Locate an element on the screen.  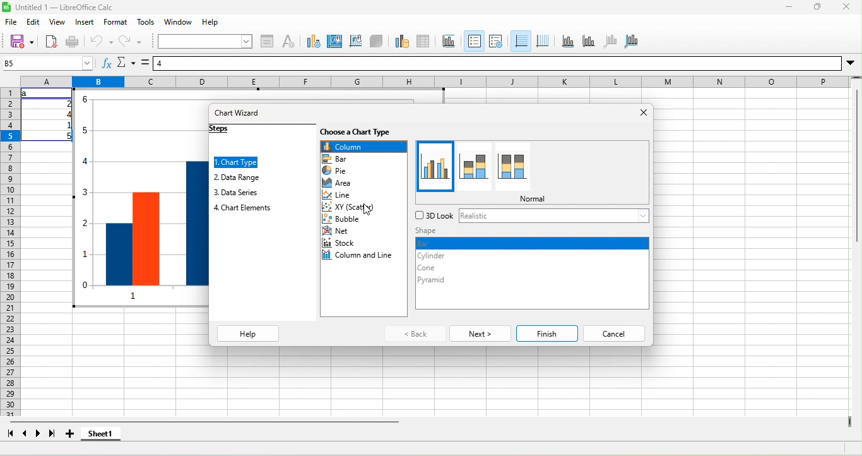
4 is located at coordinates (67, 114).